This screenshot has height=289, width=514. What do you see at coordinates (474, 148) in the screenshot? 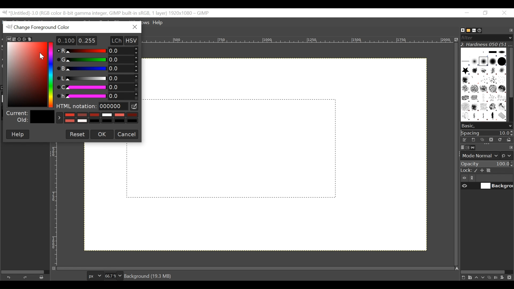
I see `Paths` at bounding box center [474, 148].